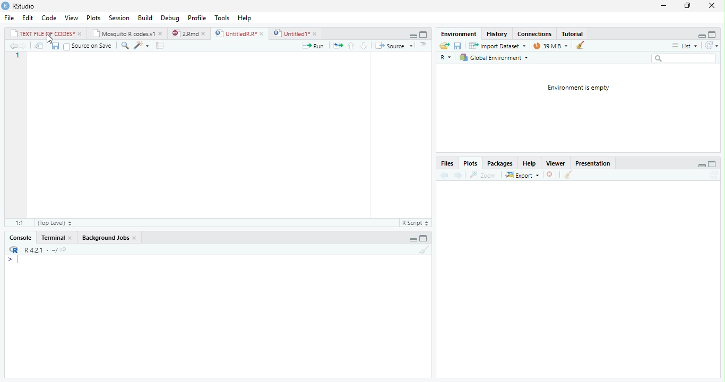 The image size is (725, 382). Describe the element at coordinates (128, 33) in the screenshot. I see `Mosquito R codes1` at that location.